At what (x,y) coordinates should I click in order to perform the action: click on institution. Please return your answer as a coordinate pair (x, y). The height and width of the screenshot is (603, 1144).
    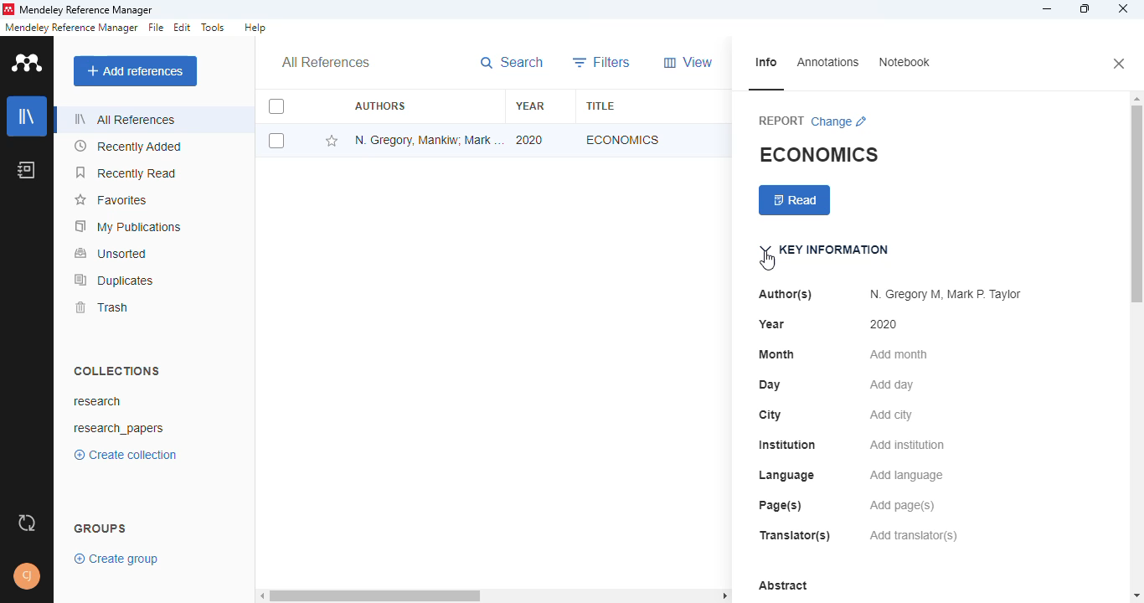
    Looking at the image, I should click on (786, 445).